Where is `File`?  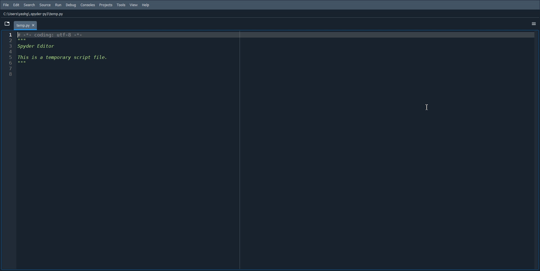
File is located at coordinates (6, 5).